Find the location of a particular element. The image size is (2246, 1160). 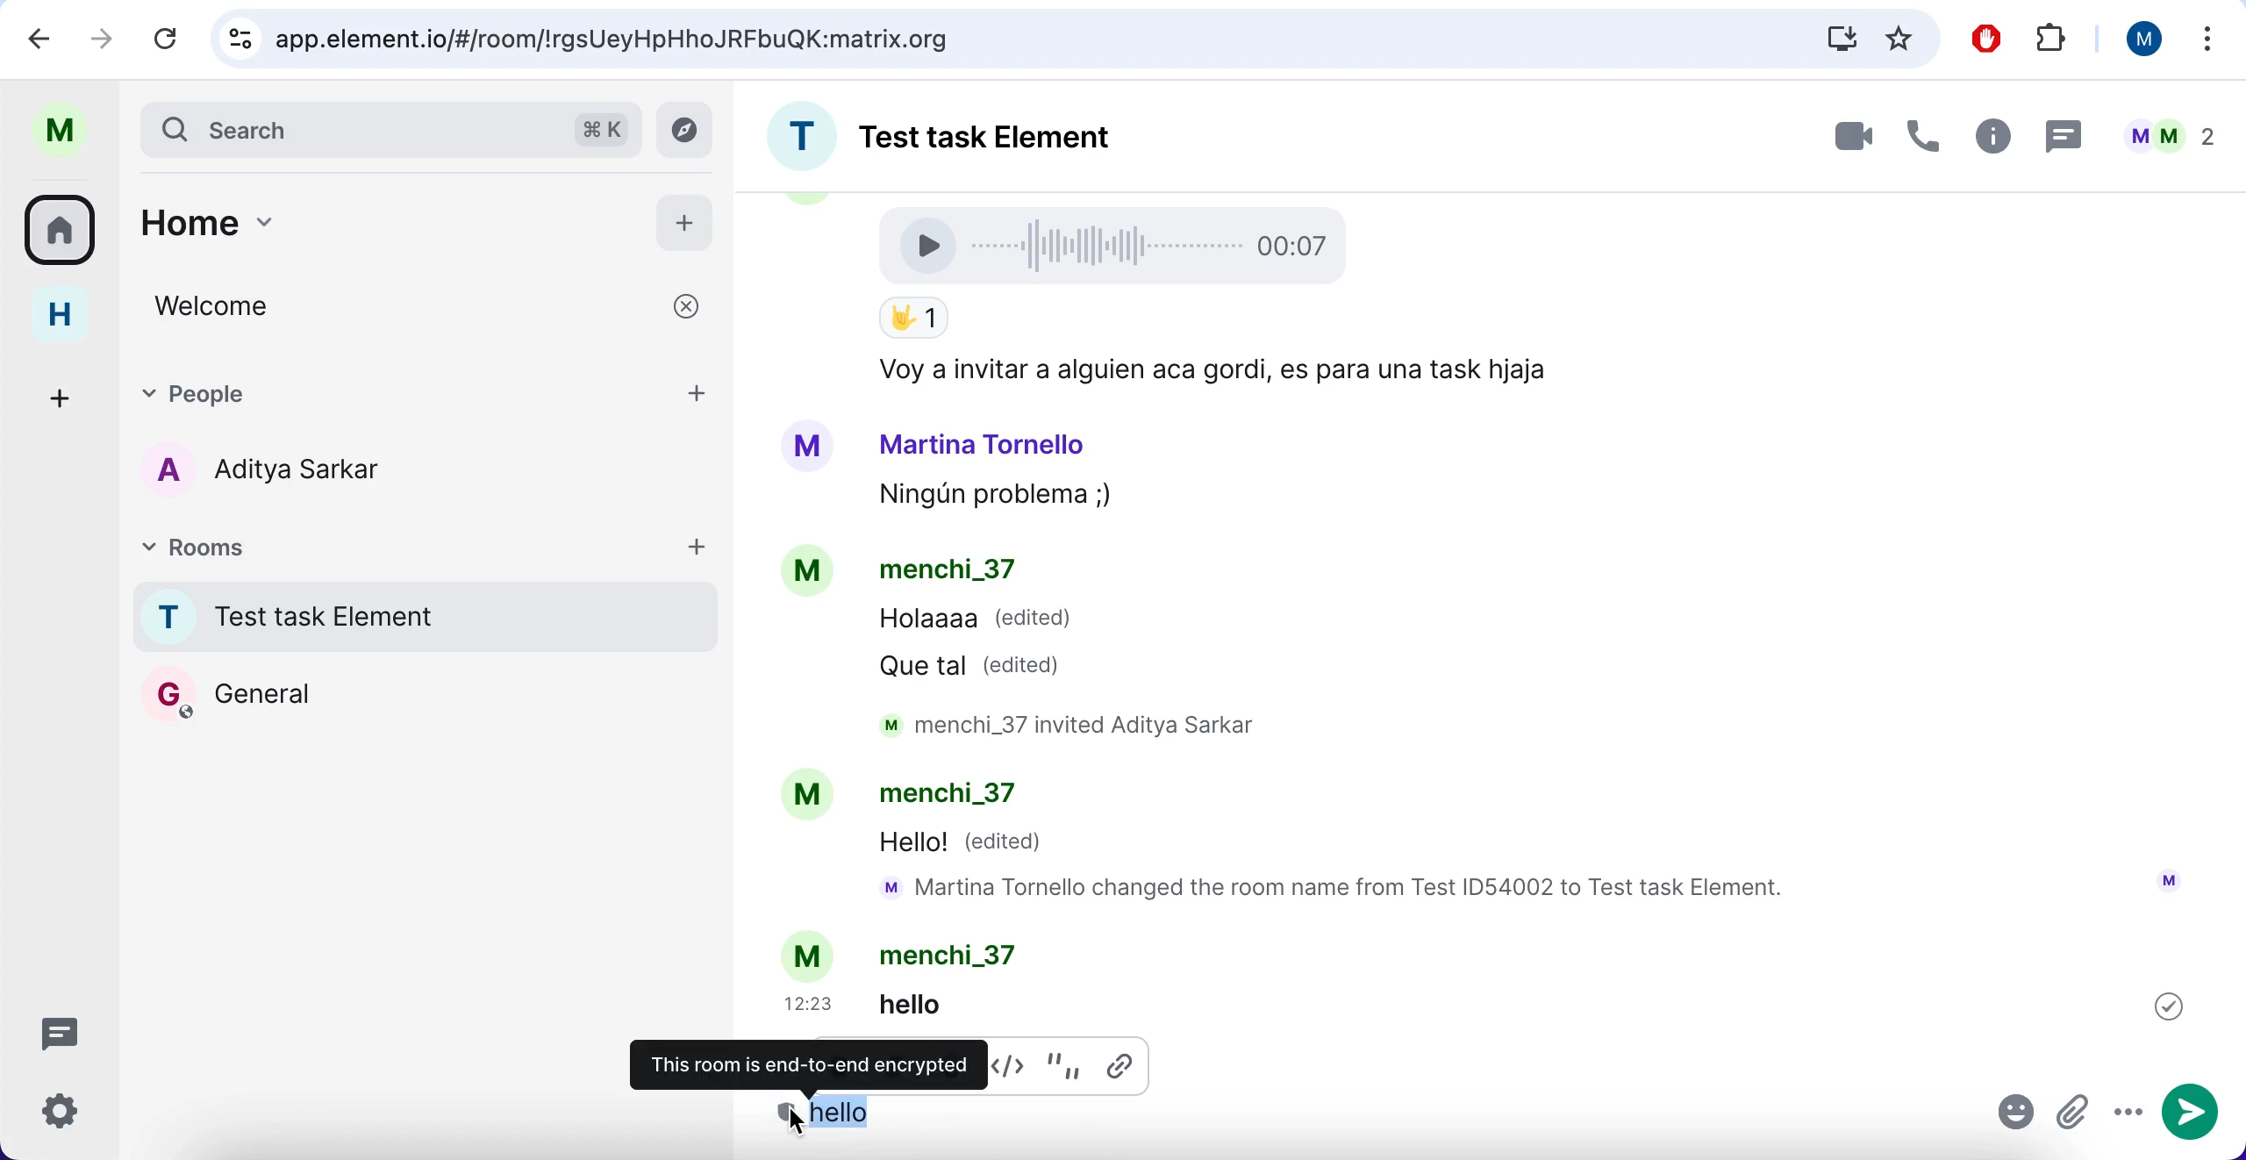

welcome is located at coordinates (430, 306).